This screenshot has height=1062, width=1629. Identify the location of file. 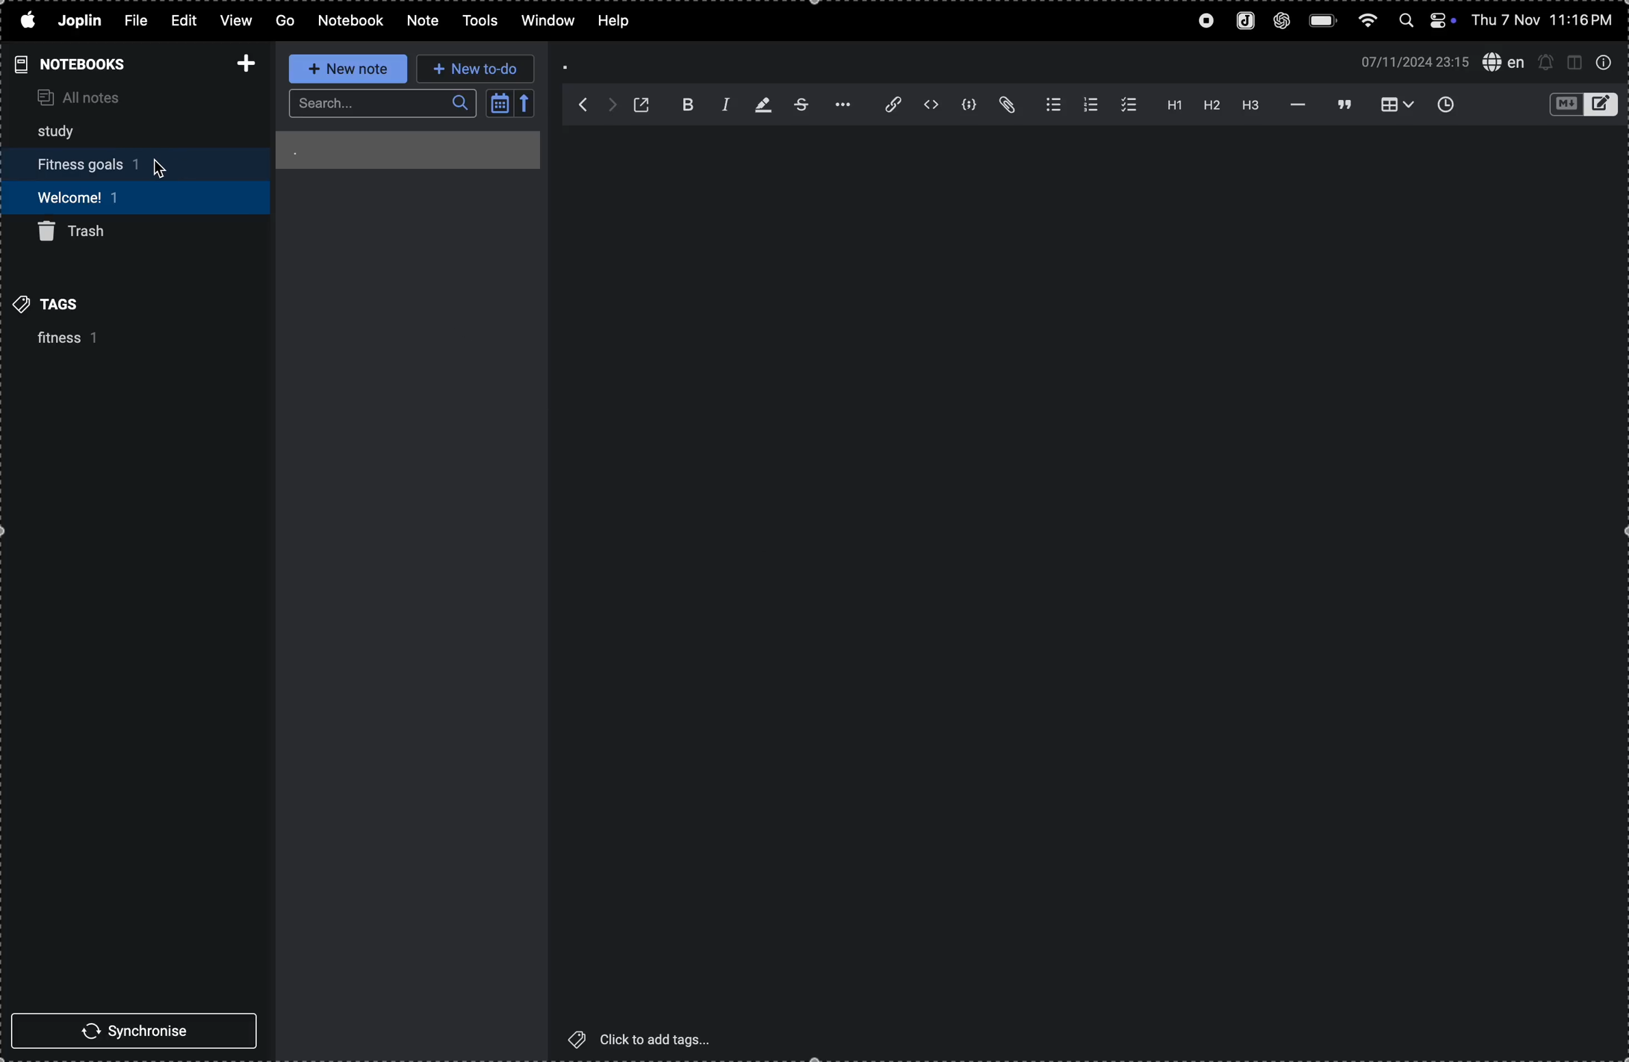
(140, 21).